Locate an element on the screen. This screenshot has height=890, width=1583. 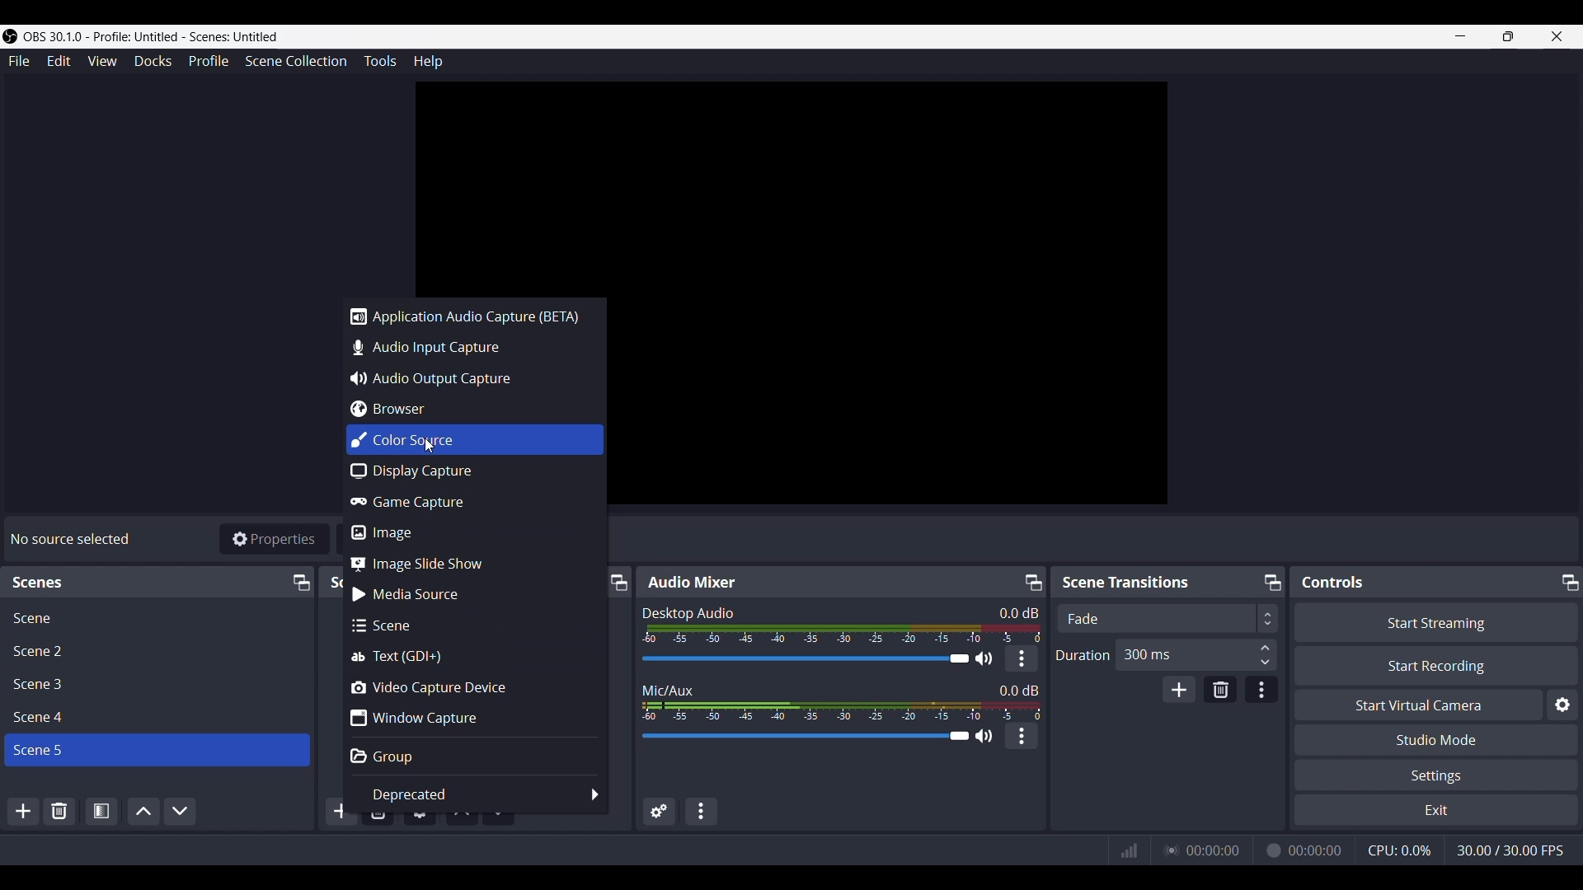
30.00/30.00 FPS is located at coordinates (1510, 850).